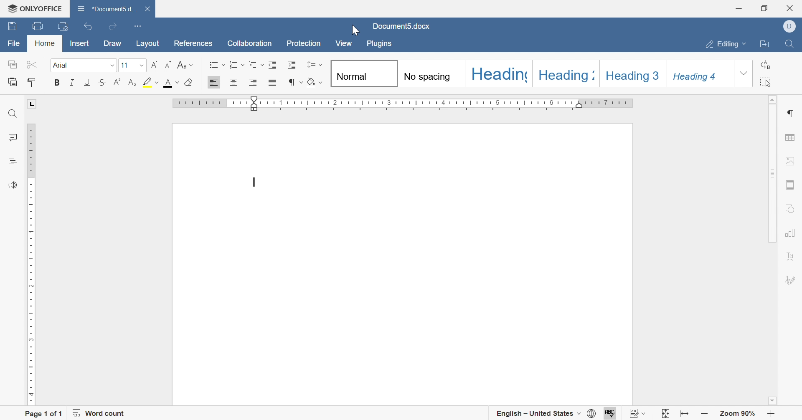 The width and height of the screenshot is (802, 420). Describe the element at coordinates (794, 256) in the screenshot. I see `text art settings` at that location.